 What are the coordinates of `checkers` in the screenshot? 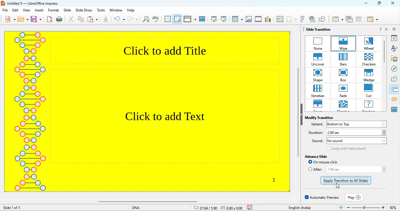 It's located at (371, 59).